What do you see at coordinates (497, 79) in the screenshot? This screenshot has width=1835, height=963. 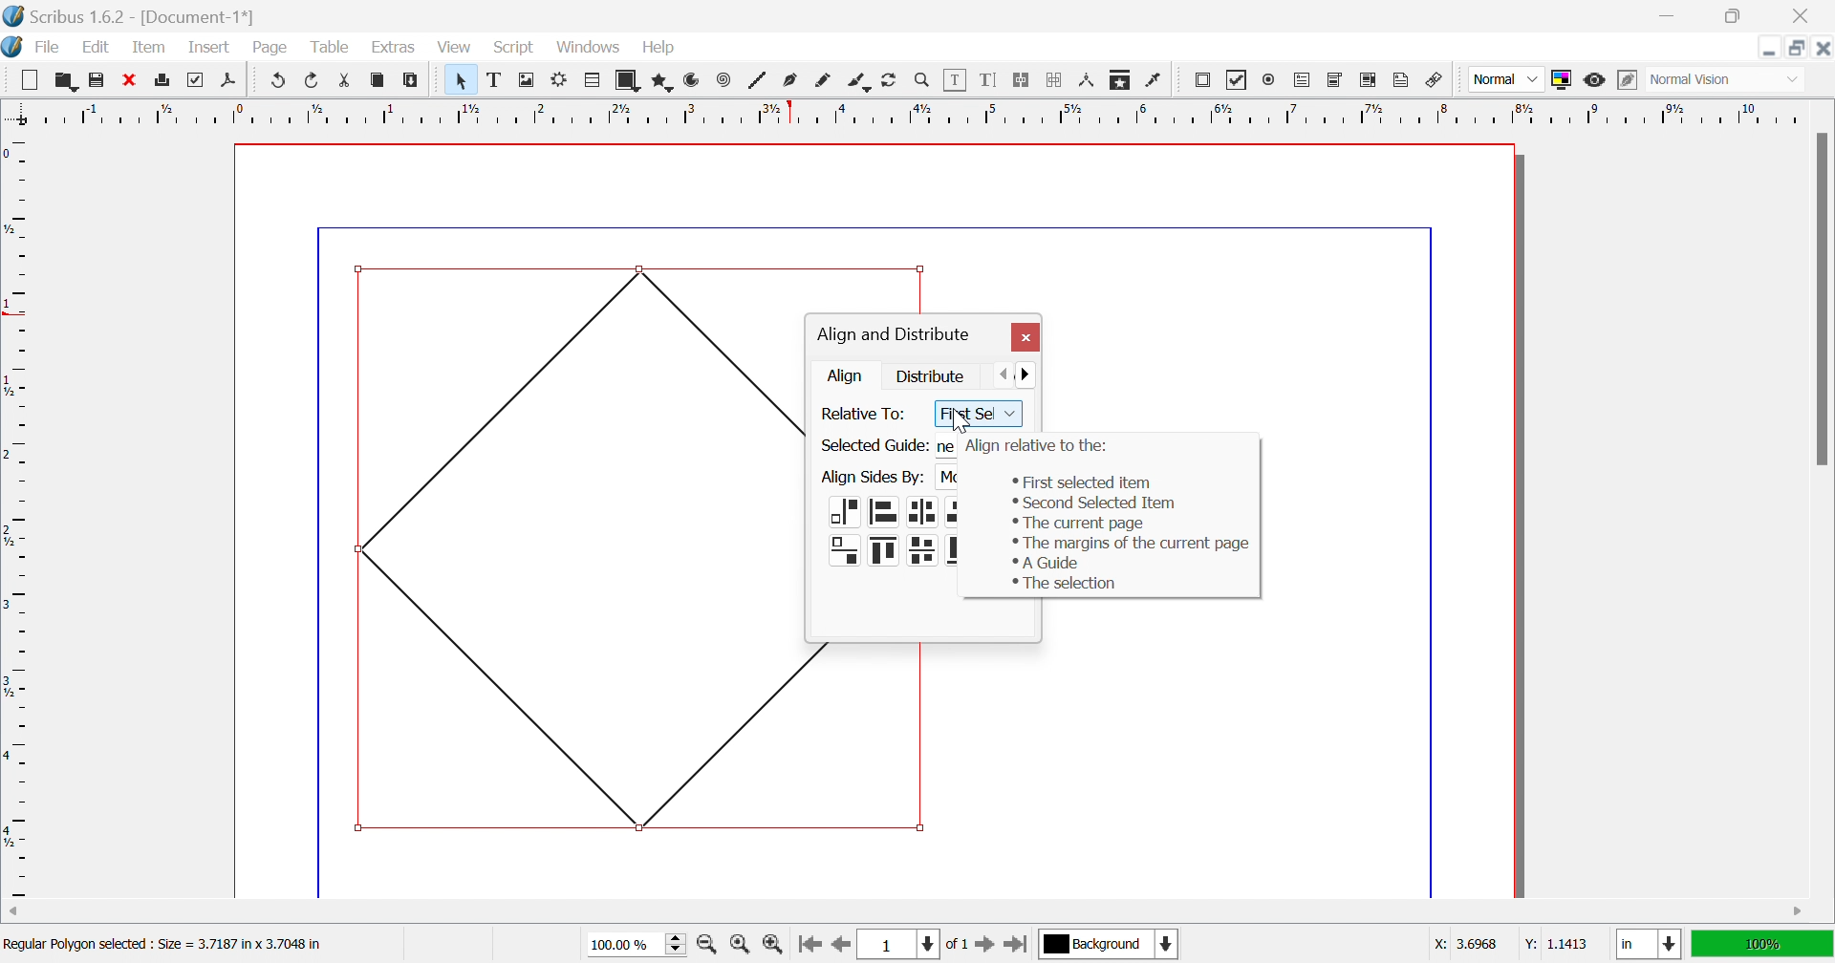 I see `Text frame` at bounding box center [497, 79].